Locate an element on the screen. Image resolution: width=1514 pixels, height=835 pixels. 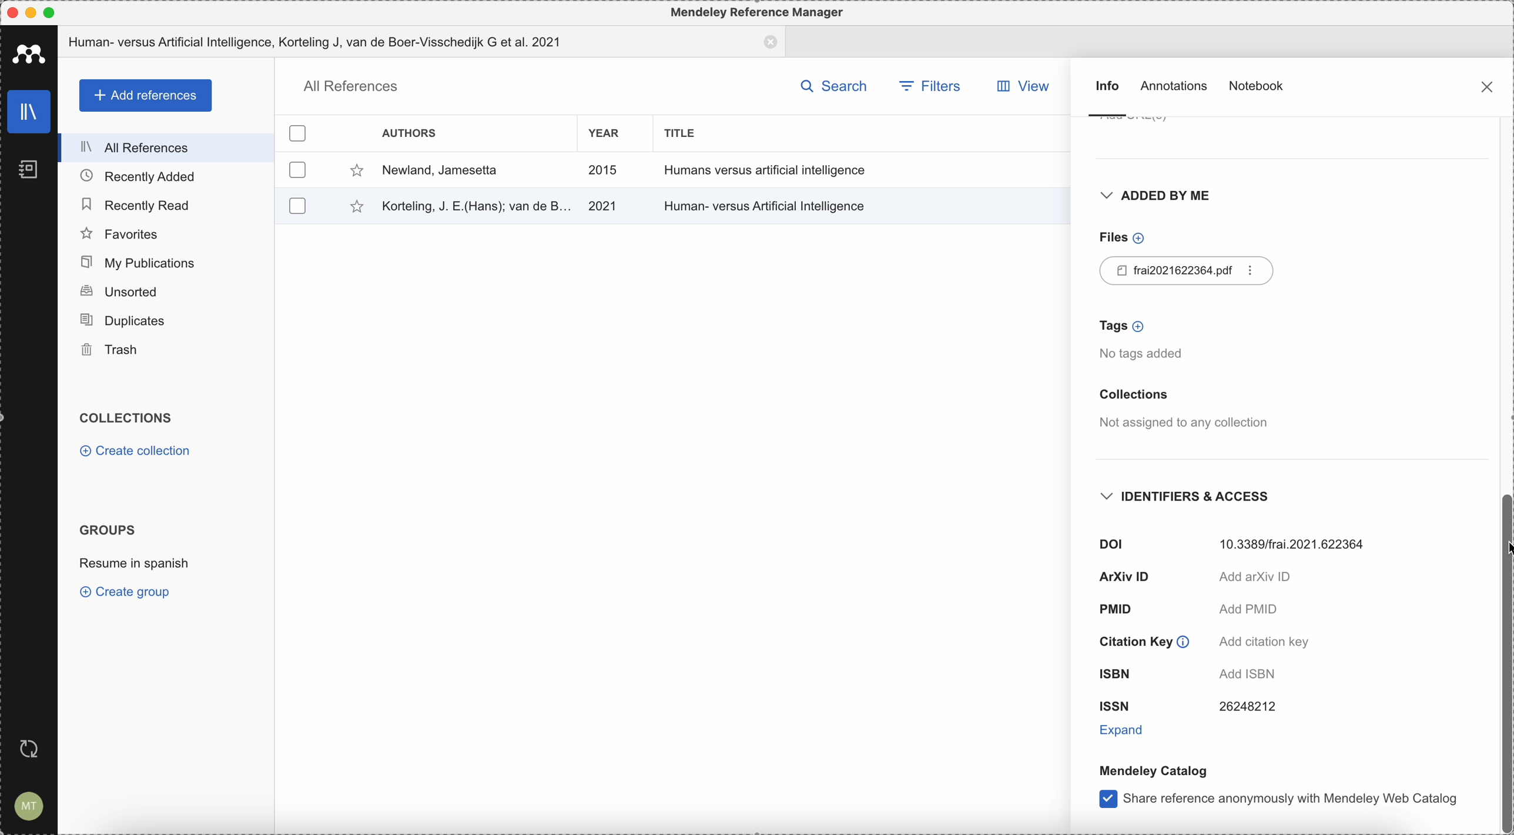
tags no tags added is located at coordinates (1146, 340).